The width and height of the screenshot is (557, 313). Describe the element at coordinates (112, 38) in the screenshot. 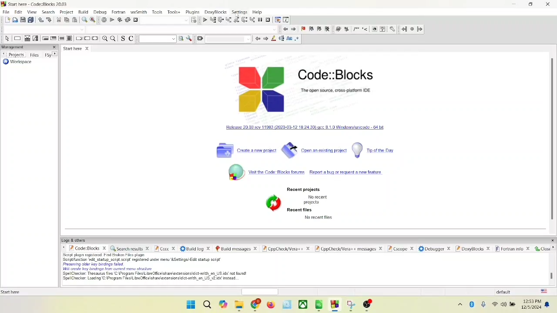

I see `zoom out` at that location.